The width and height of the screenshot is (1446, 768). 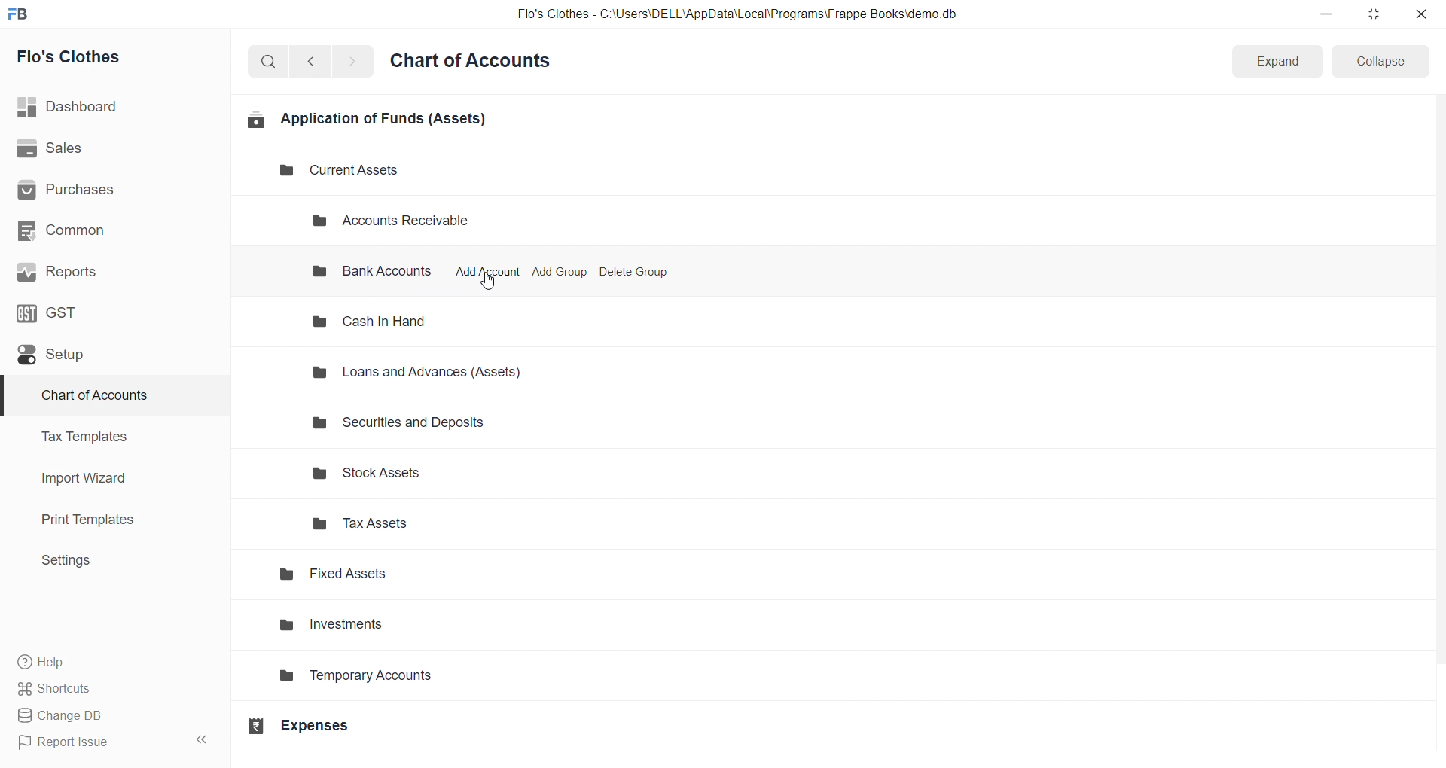 I want to click on Expand, so click(x=1276, y=62).